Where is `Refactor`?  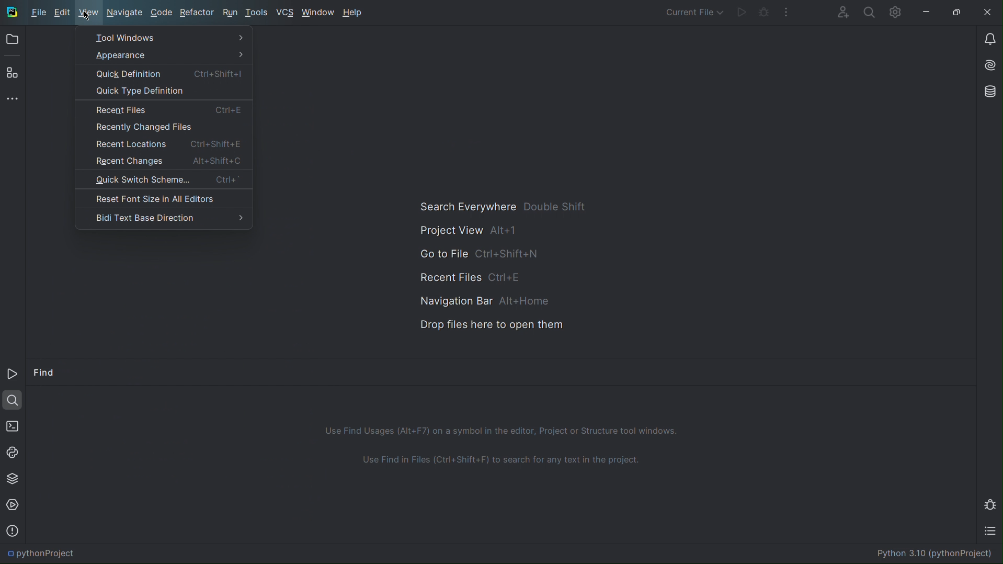
Refactor is located at coordinates (197, 13).